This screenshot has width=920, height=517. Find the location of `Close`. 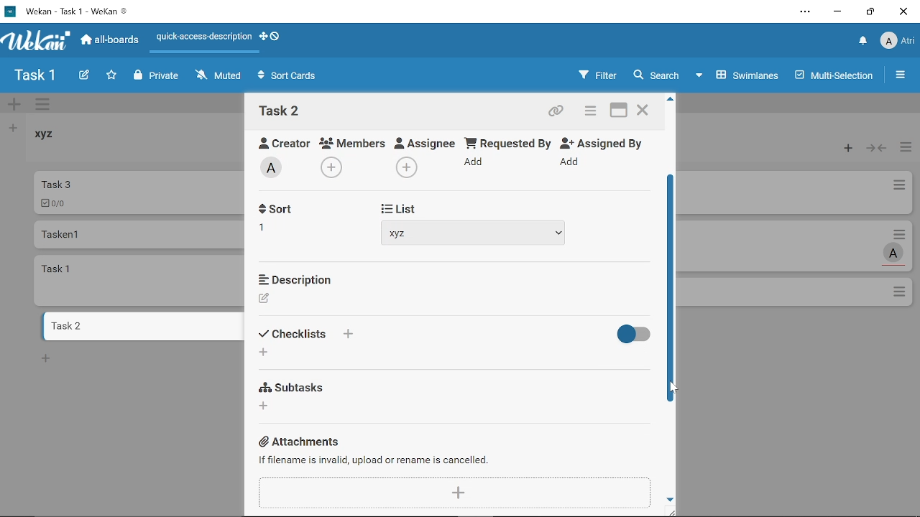

Close is located at coordinates (903, 11).